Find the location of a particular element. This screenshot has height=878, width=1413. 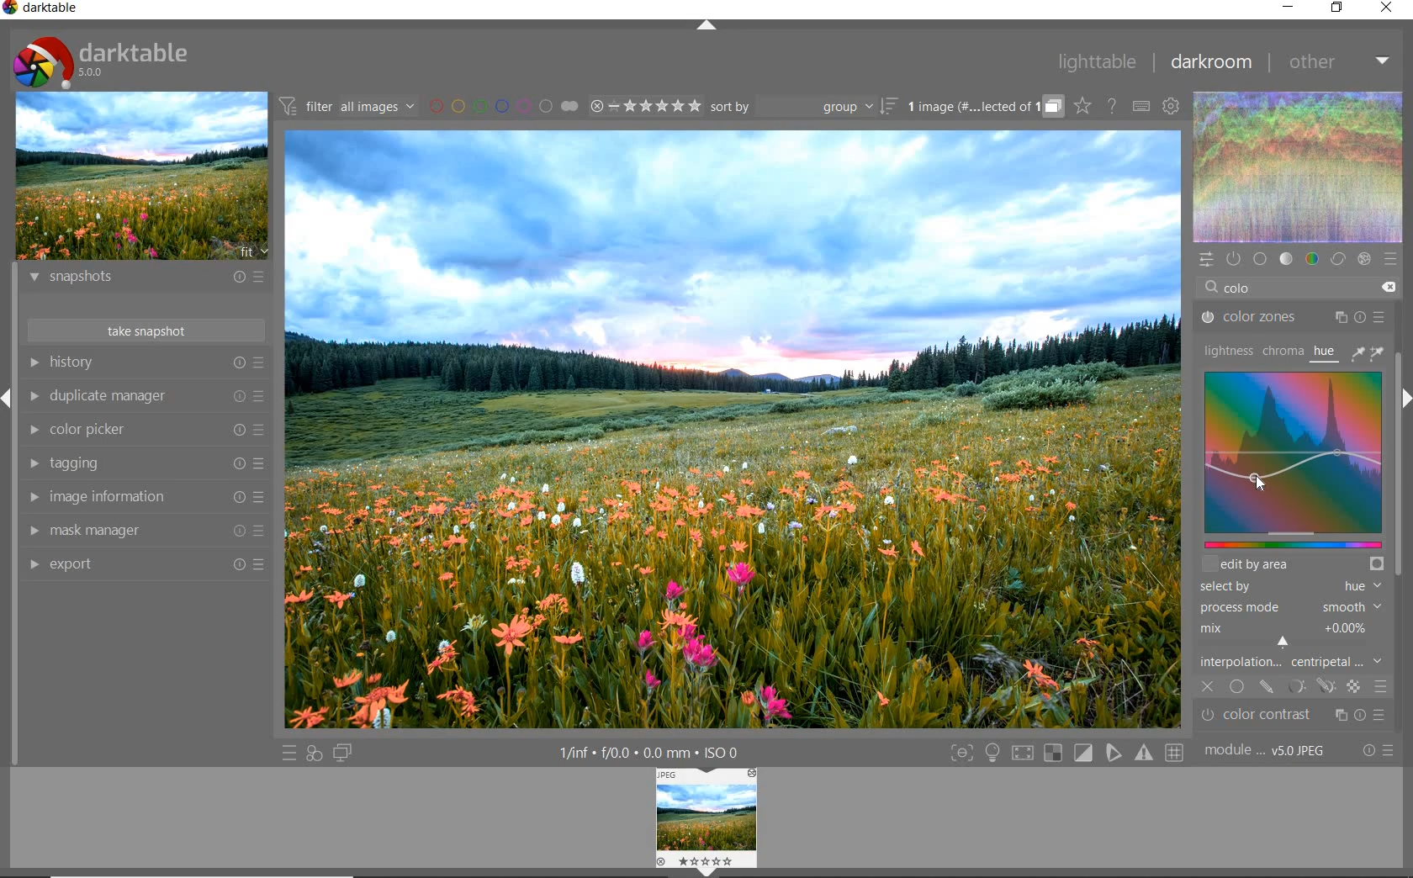

grouped images is located at coordinates (983, 108).